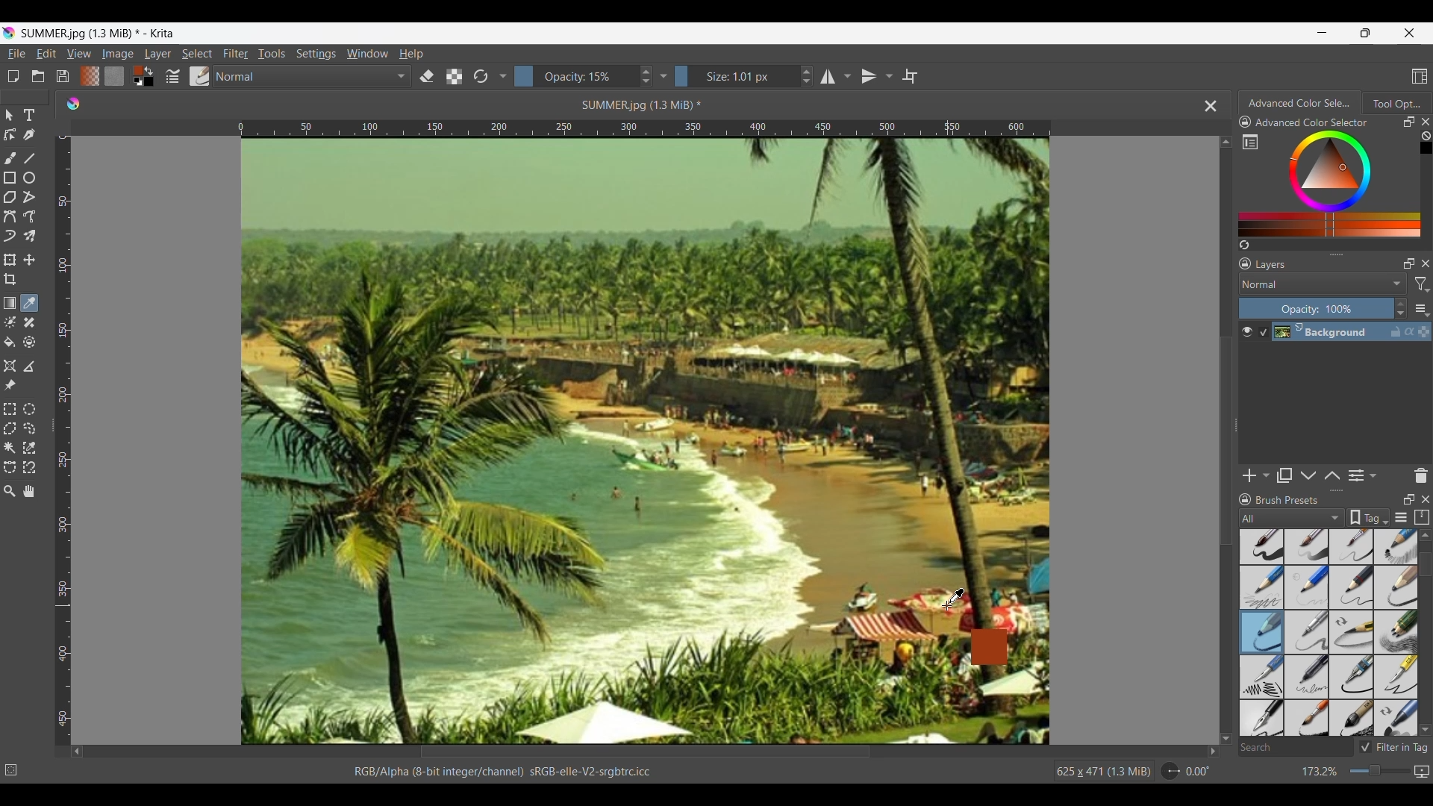 This screenshot has height=806, width=1433. Describe the element at coordinates (72, 104) in the screenshot. I see `Software logo` at that location.